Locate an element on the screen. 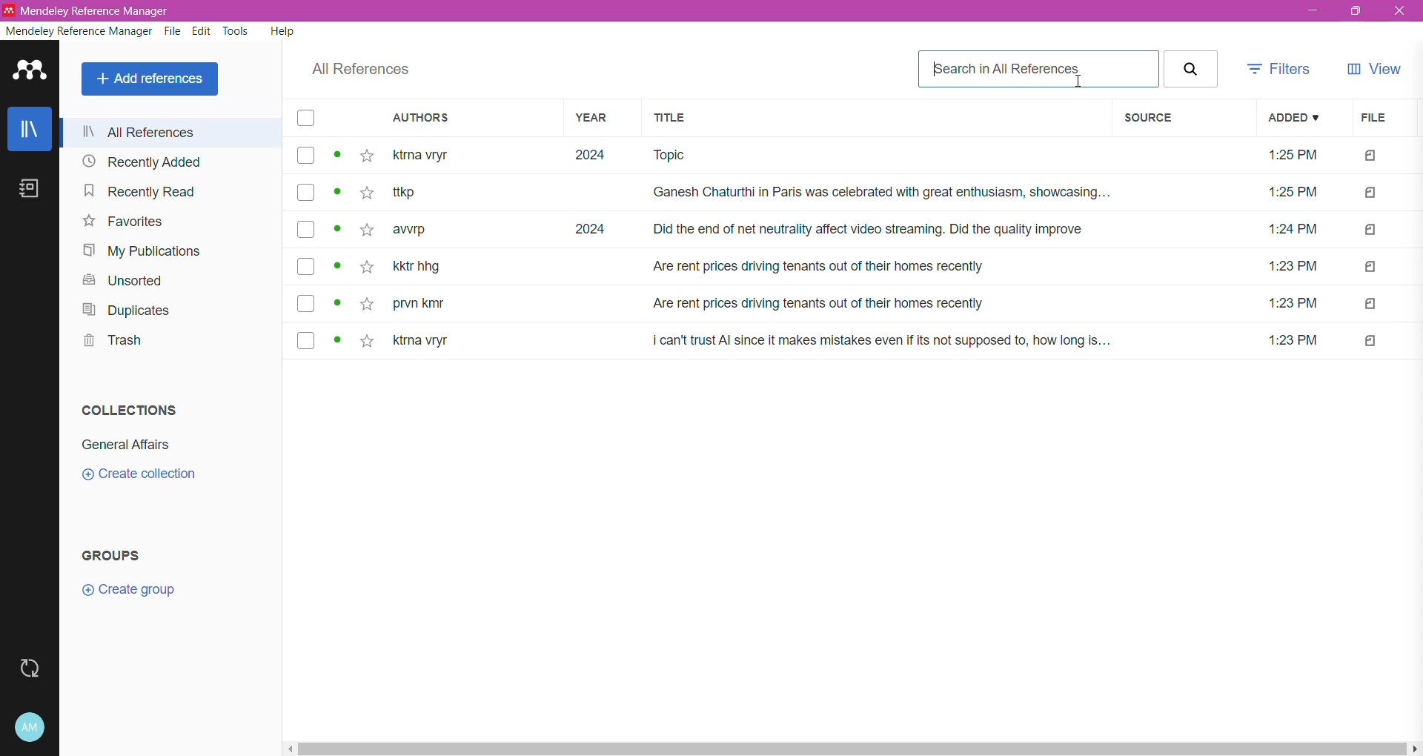  Application Logo is located at coordinates (30, 74).